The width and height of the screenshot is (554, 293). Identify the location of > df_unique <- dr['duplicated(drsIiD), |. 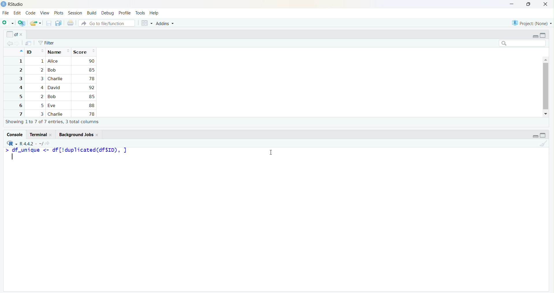
(70, 150).